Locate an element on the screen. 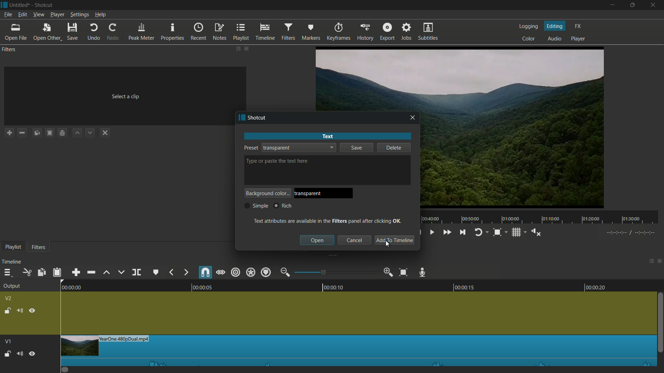 This screenshot has width=664, height=373. filters is located at coordinates (288, 32).